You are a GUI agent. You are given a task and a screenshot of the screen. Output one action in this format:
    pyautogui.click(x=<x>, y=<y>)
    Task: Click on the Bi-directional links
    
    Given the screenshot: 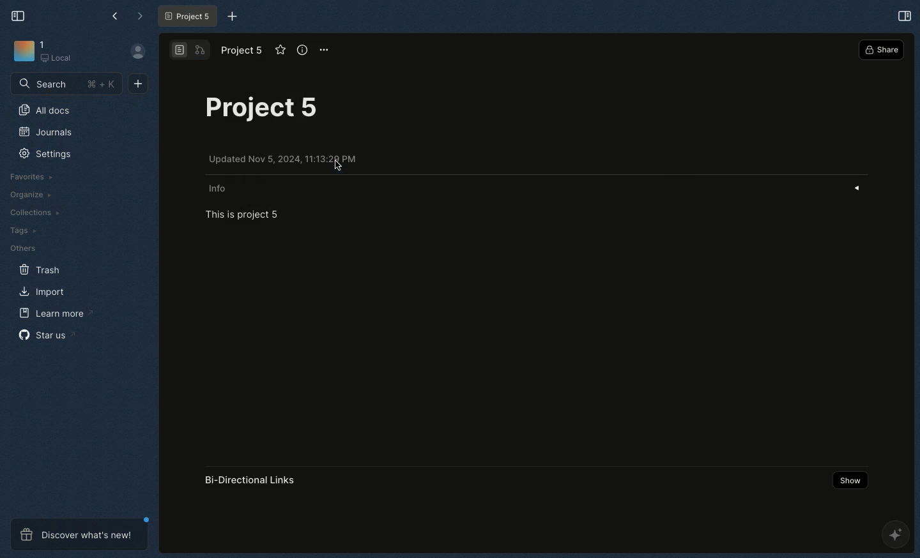 What is the action you would take?
    pyautogui.click(x=257, y=479)
    